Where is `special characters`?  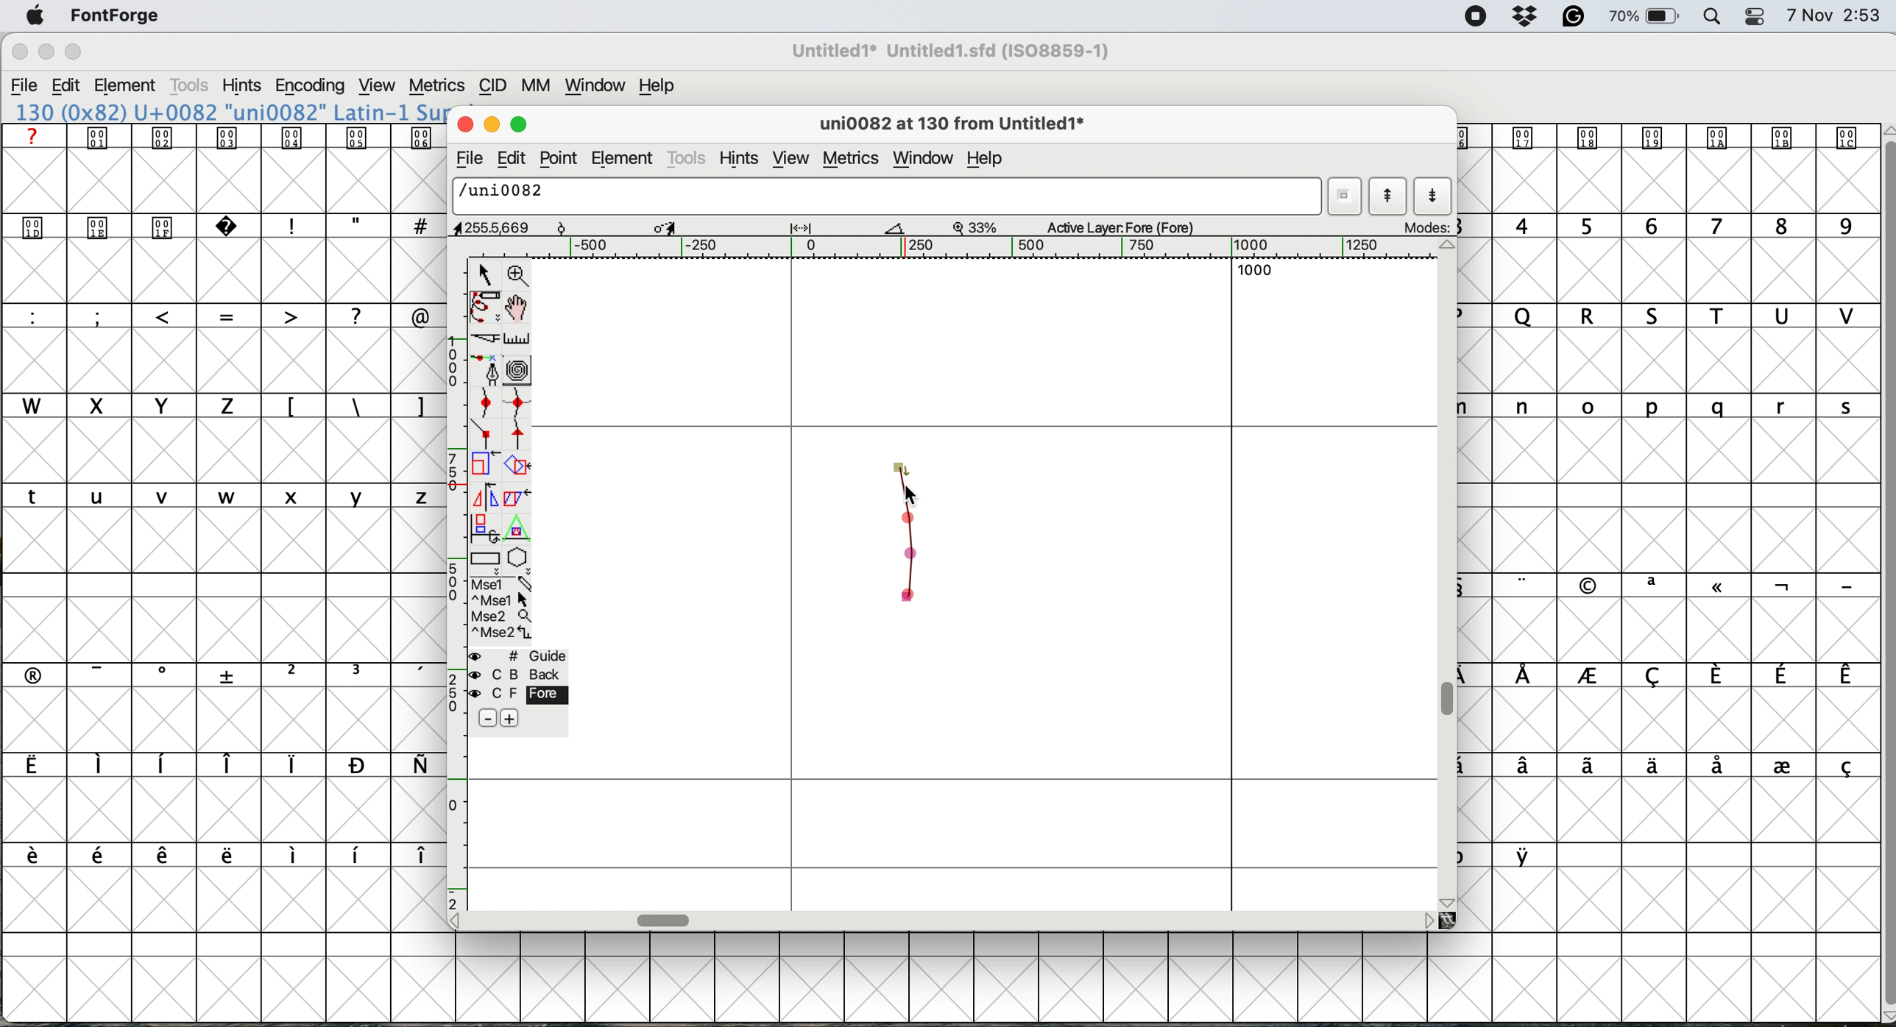
special characters is located at coordinates (1668, 677).